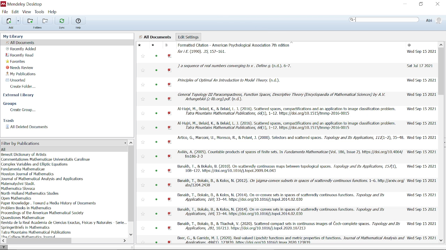 The image size is (446, 250). I want to click on pdf, so click(170, 199).